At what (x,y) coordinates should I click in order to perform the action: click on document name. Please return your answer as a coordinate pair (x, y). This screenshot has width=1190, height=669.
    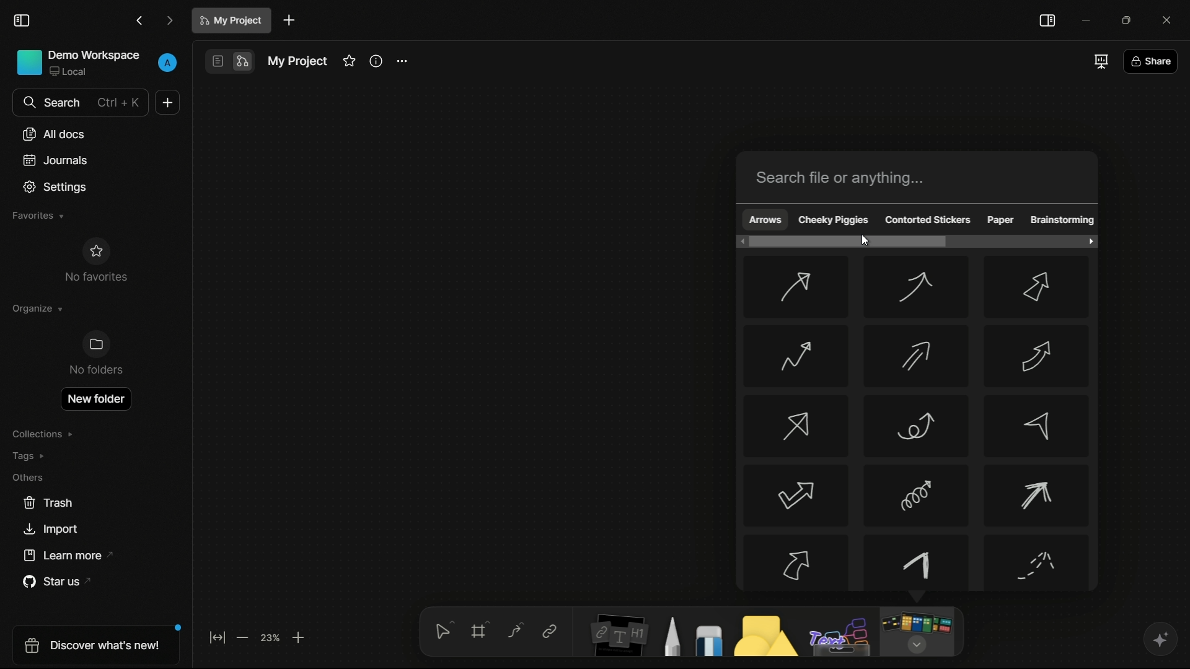
    Looking at the image, I should click on (233, 20).